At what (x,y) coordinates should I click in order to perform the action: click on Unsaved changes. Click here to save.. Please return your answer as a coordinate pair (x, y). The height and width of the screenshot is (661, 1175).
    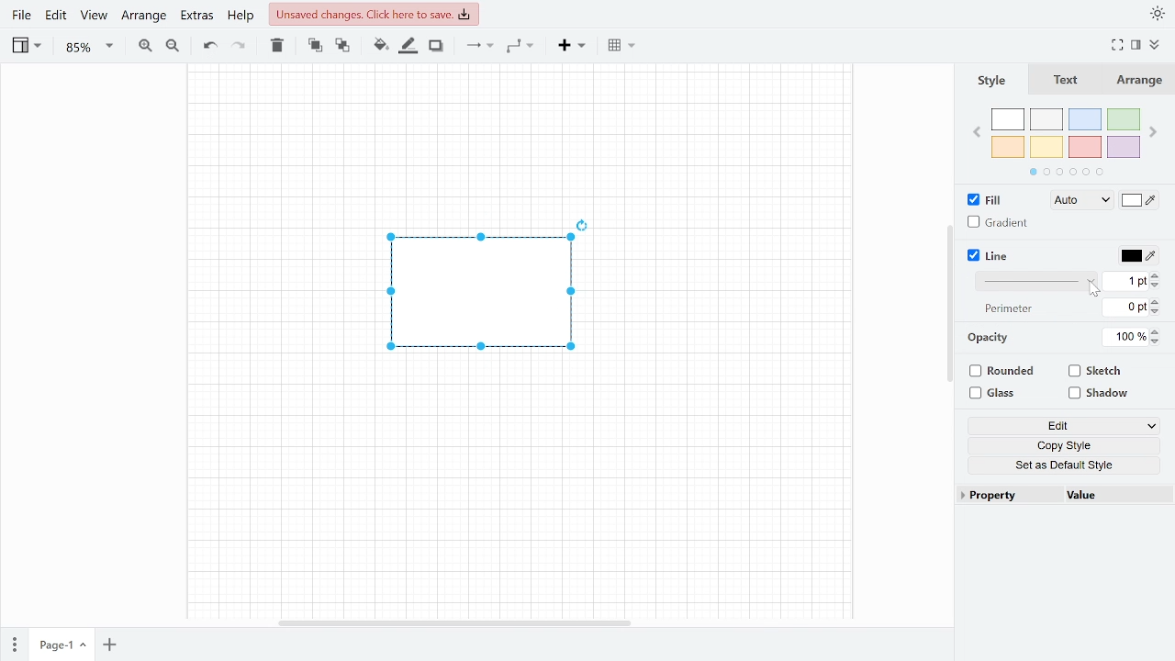
    Looking at the image, I should click on (375, 12).